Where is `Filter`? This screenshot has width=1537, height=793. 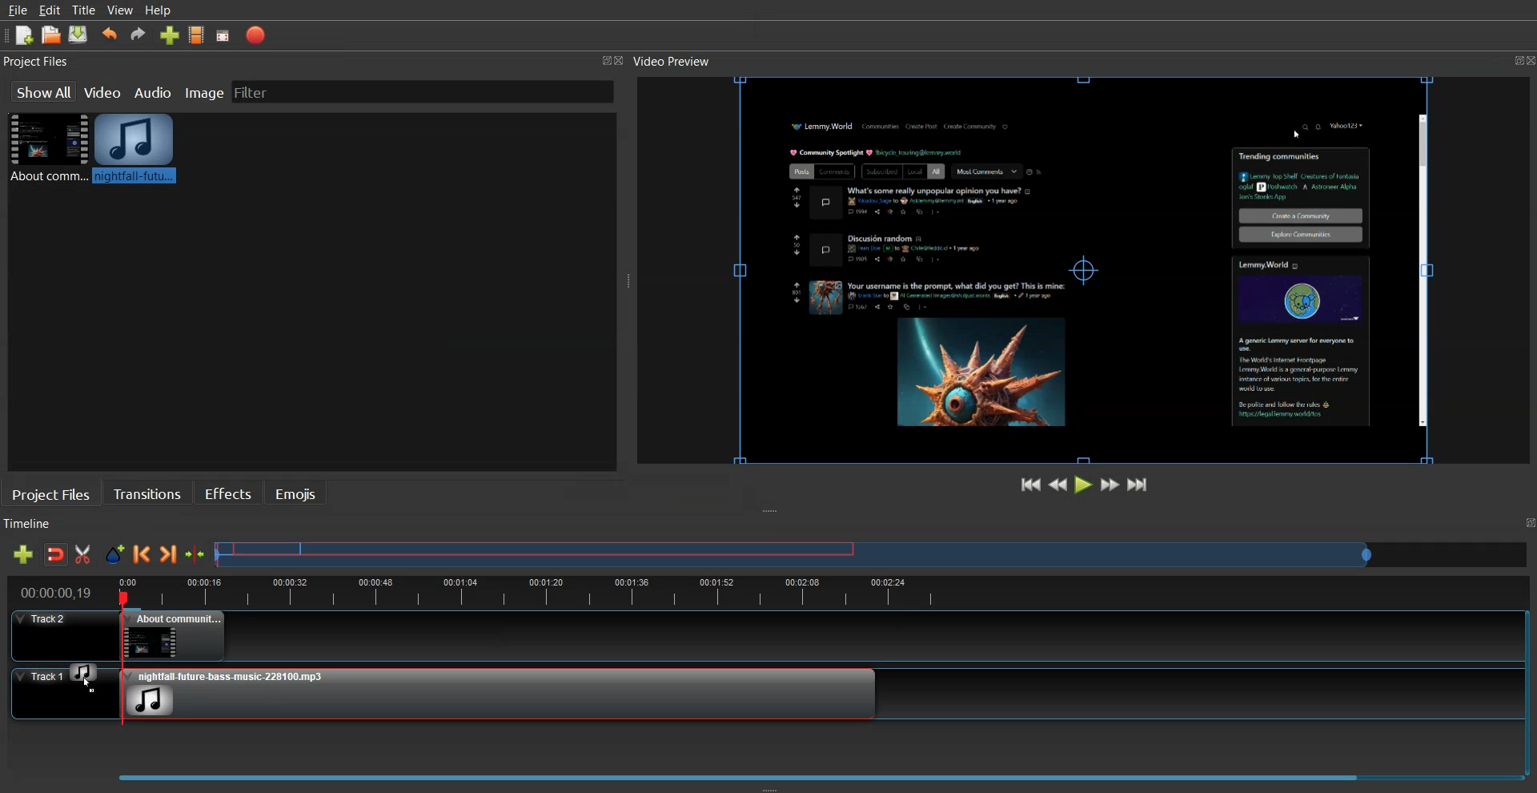 Filter is located at coordinates (265, 91).